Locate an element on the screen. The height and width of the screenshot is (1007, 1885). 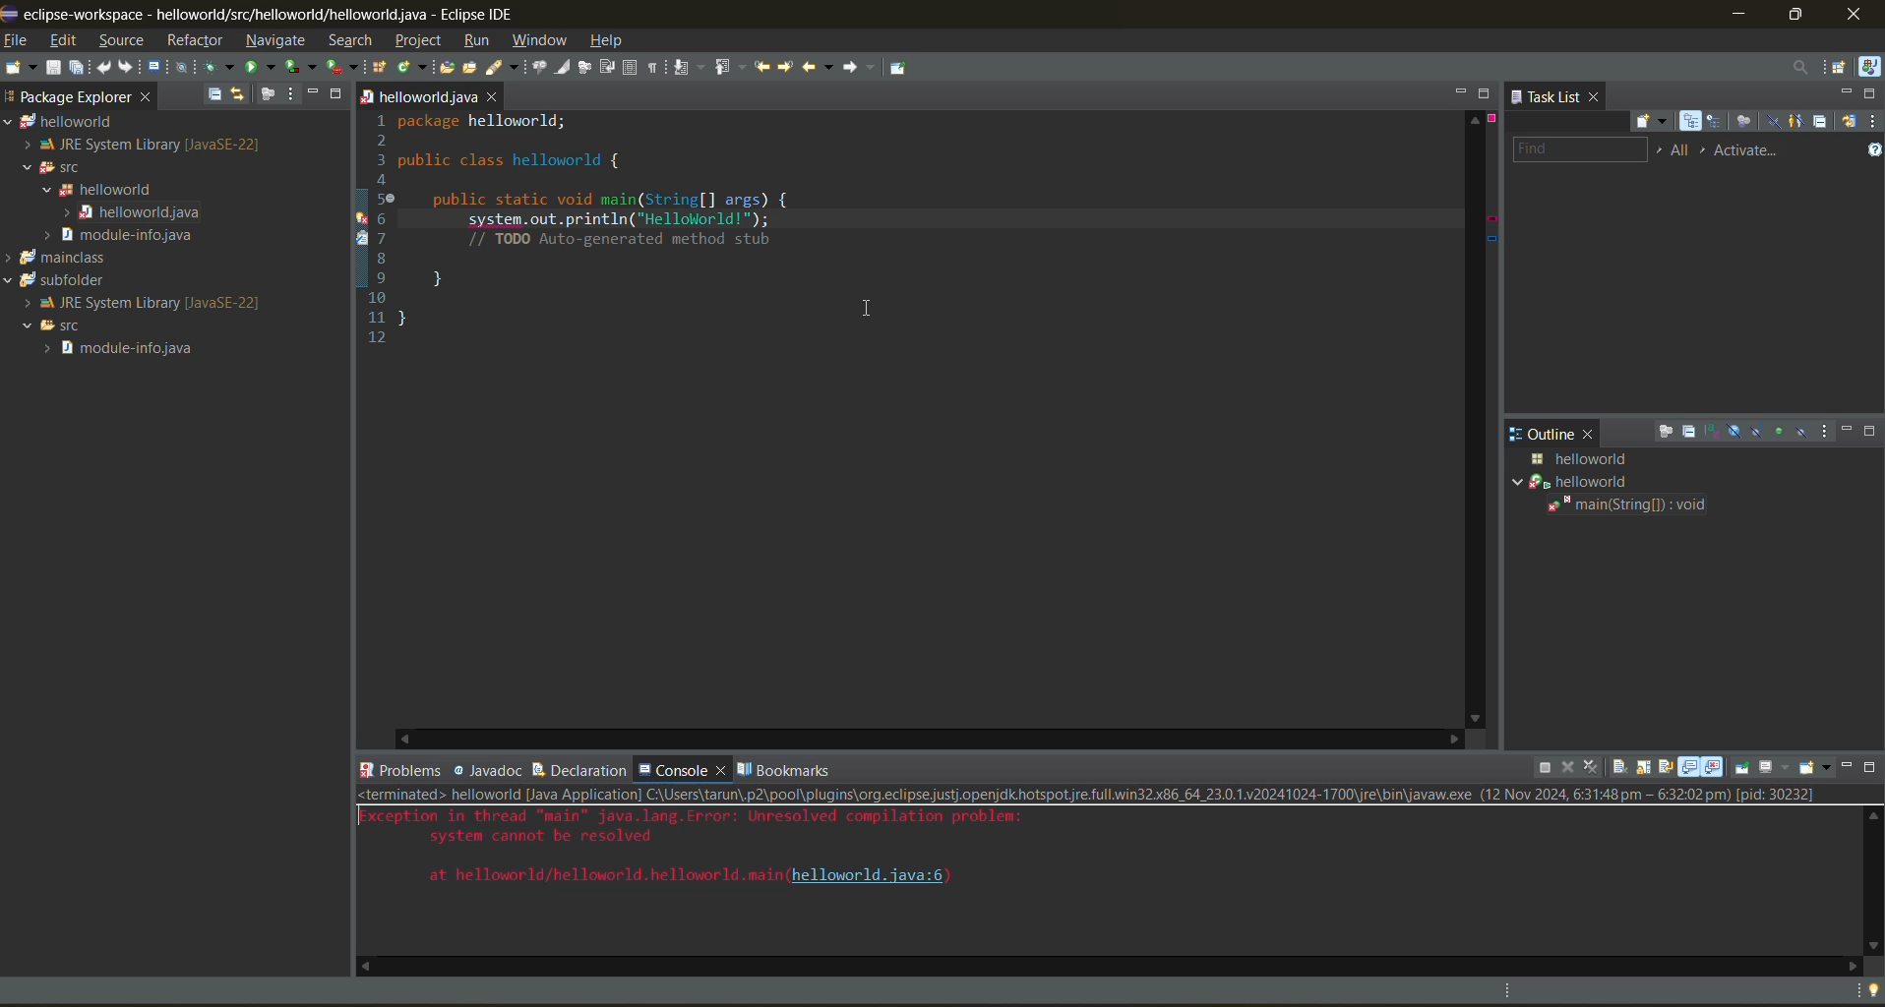
bookmarks is located at coordinates (810, 772).